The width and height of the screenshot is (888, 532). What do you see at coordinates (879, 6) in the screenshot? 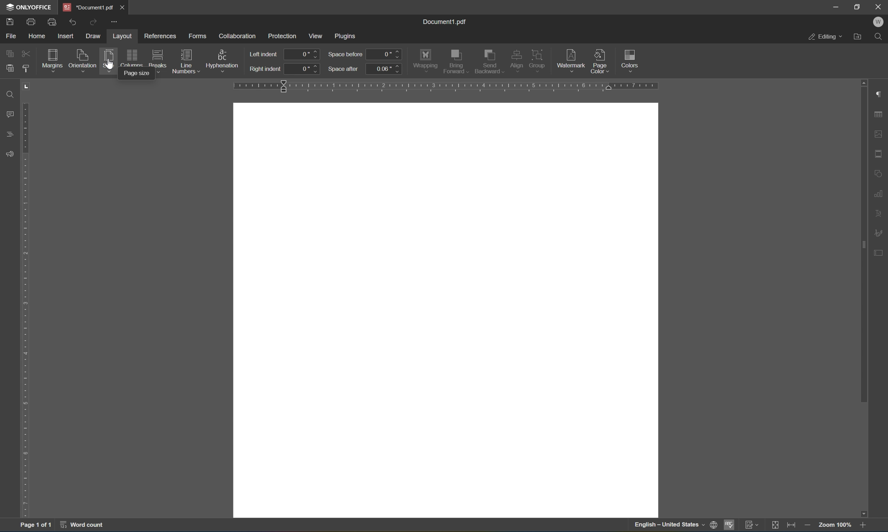
I see `close` at bounding box center [879, 6].